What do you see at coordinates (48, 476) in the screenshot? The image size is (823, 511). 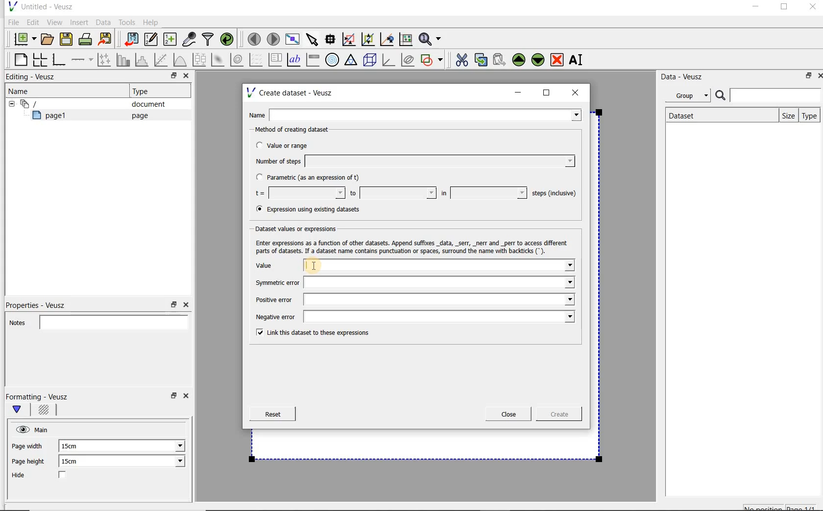 I see `Hide` at bounding box center [48, 476].